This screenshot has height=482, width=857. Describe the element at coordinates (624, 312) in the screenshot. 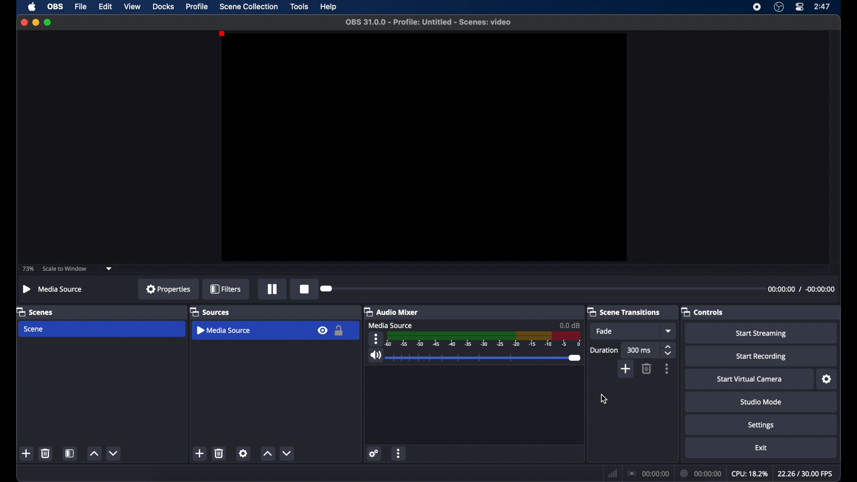

I see `scene transitions` at that location.